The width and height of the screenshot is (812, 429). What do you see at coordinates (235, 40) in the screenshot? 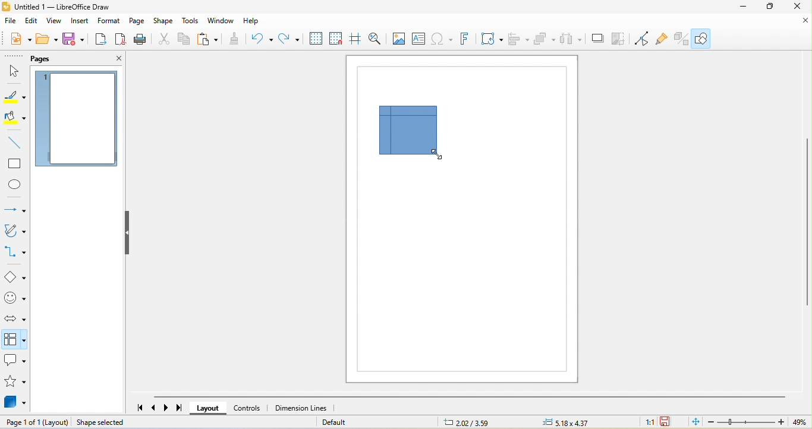
I see `clone formatting` at bounding box center [235, 40].